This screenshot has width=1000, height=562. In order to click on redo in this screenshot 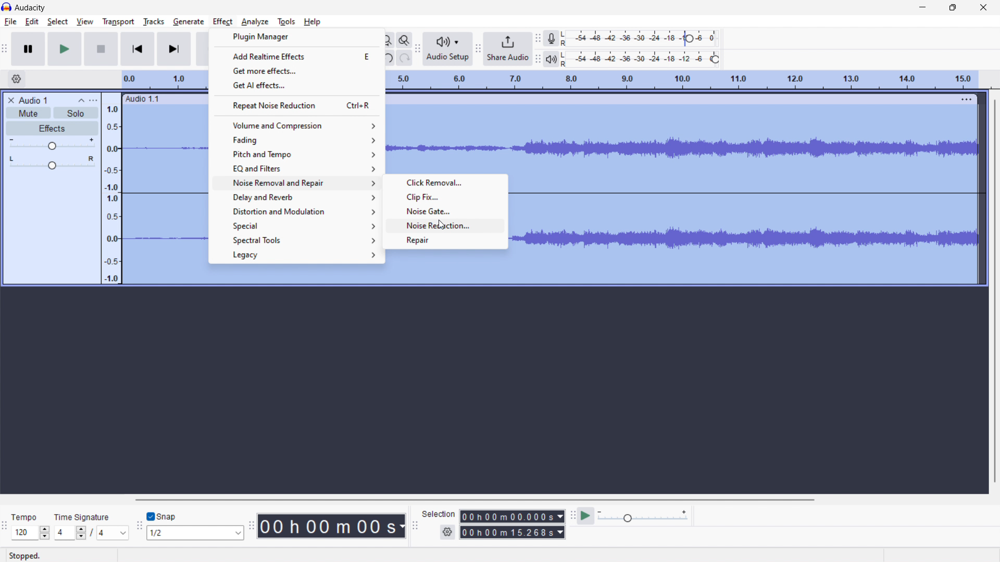, I will do `click(405, 57)`.